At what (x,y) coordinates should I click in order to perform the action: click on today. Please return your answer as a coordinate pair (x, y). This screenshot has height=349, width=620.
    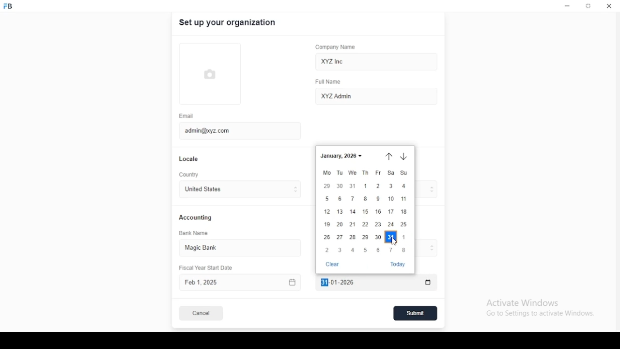
    Looking at the image, I should click on (398, 265).